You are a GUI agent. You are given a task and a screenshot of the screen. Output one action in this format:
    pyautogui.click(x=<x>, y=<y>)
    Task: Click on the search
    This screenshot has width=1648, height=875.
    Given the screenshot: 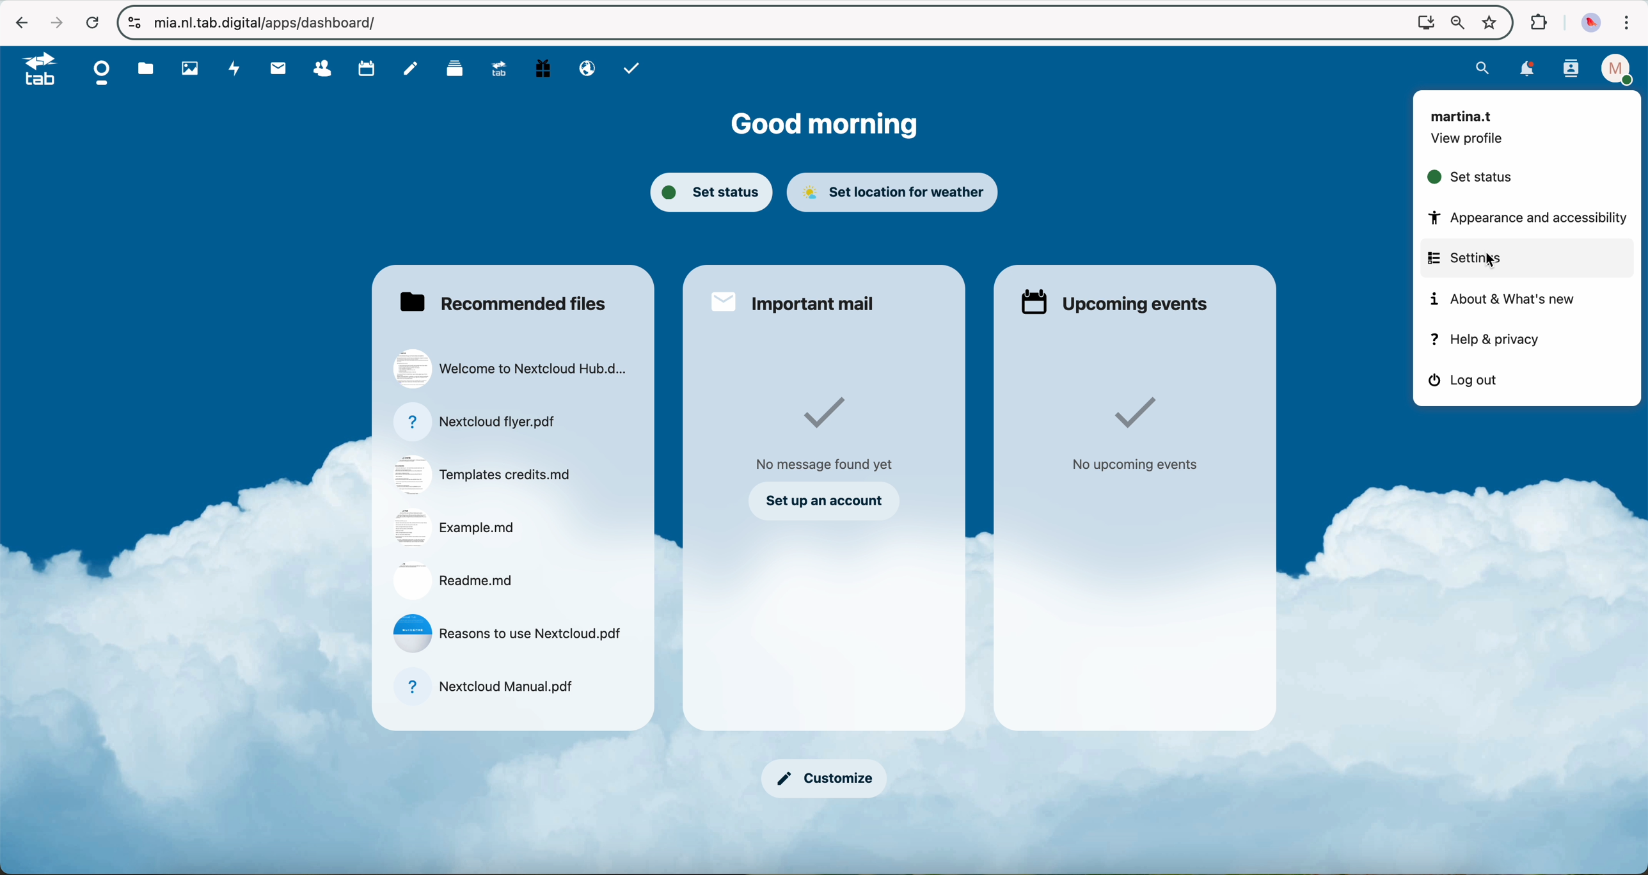 What is the action you would take?
    pyautogui.click(x=1484, y=68)
    